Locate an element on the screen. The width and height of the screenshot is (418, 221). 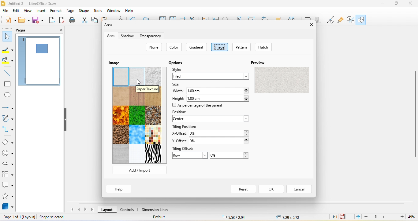
since the last save is located at coordinates (344, 217).